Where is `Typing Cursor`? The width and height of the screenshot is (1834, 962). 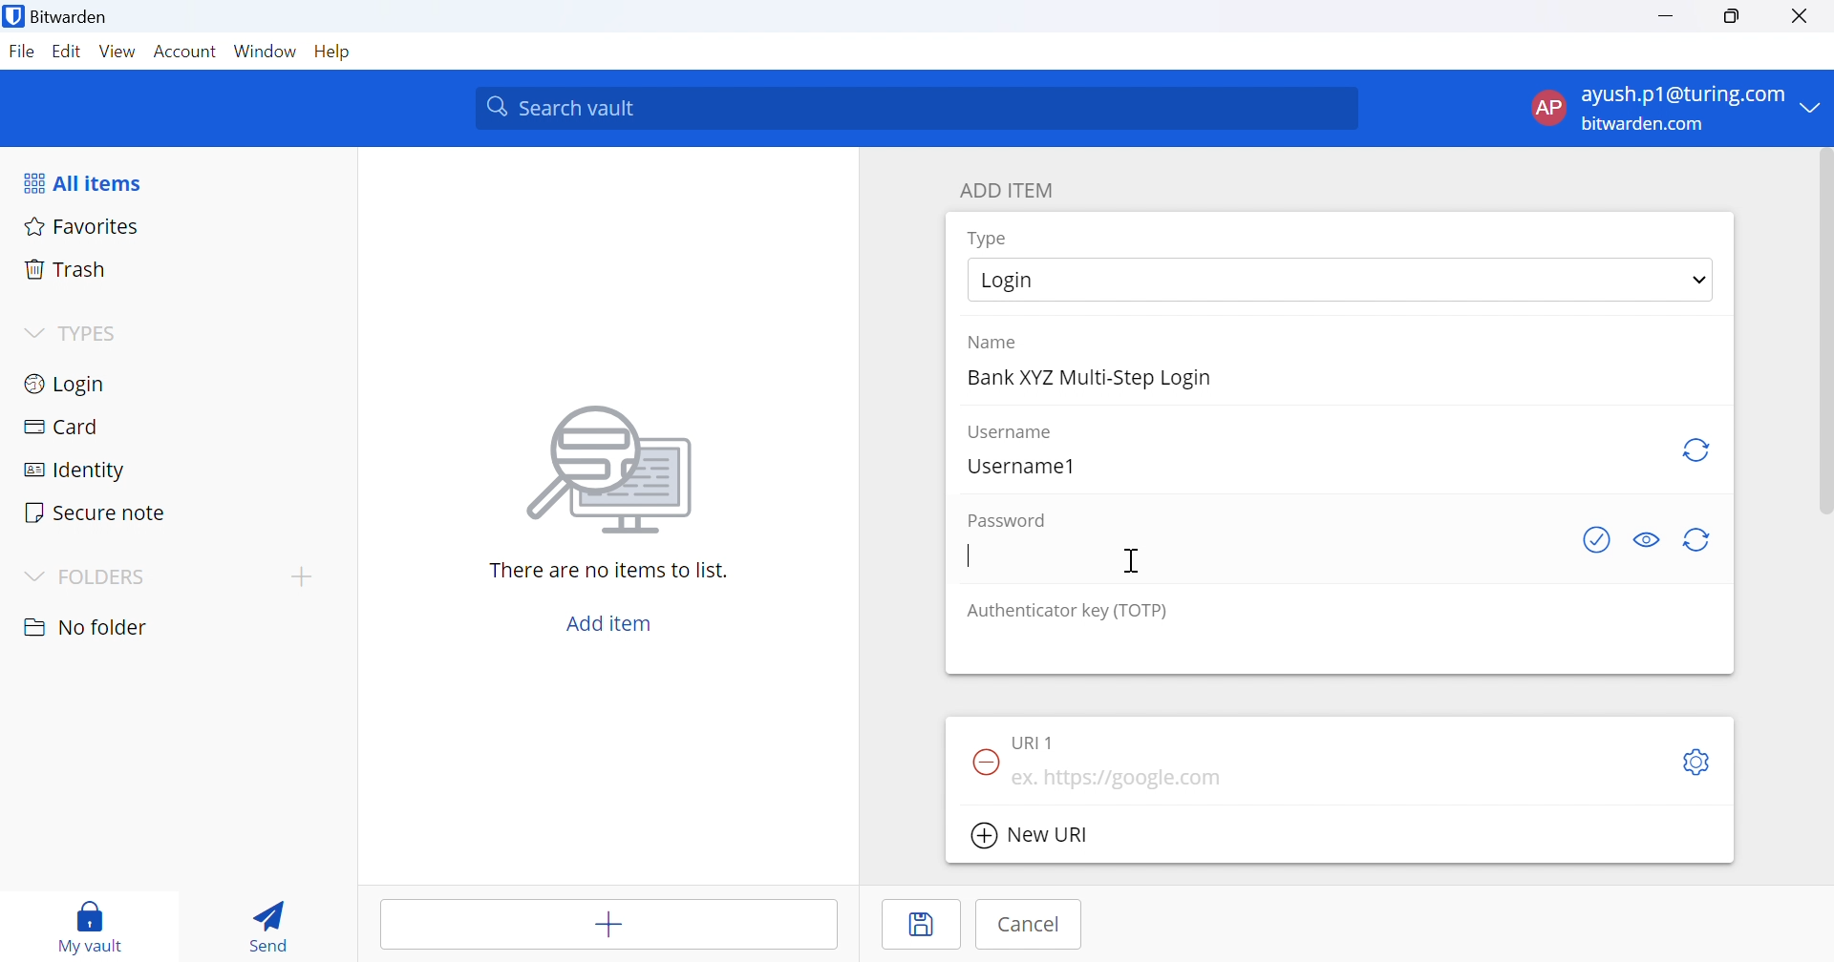
Typing Cursor is located at coordinates (968, 557).